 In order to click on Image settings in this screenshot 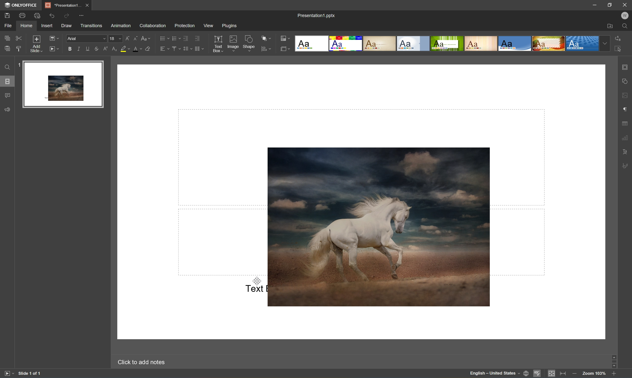, I will do `click(626, 96)`.